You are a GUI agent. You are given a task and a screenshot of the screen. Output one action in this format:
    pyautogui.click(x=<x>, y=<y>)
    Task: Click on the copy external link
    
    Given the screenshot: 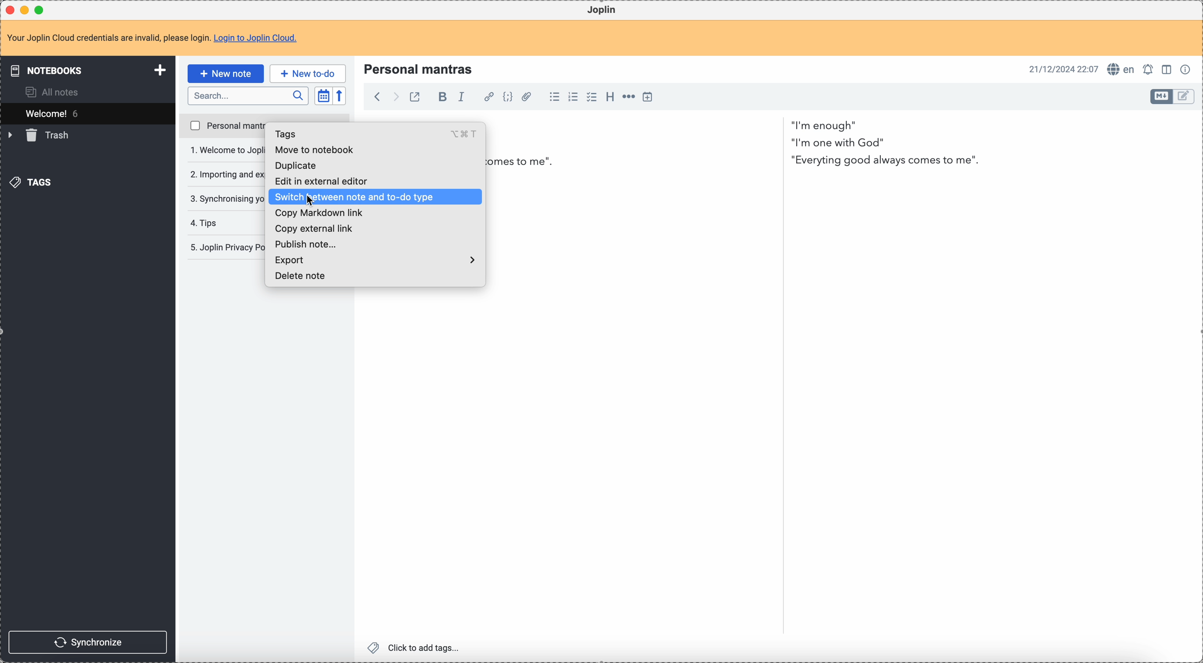 What is the action you would take?
    pyautogui.click(x=314, y=229)
    